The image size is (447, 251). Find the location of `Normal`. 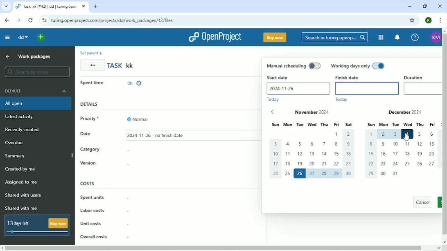

Normal is located at coordinates (139, 117).